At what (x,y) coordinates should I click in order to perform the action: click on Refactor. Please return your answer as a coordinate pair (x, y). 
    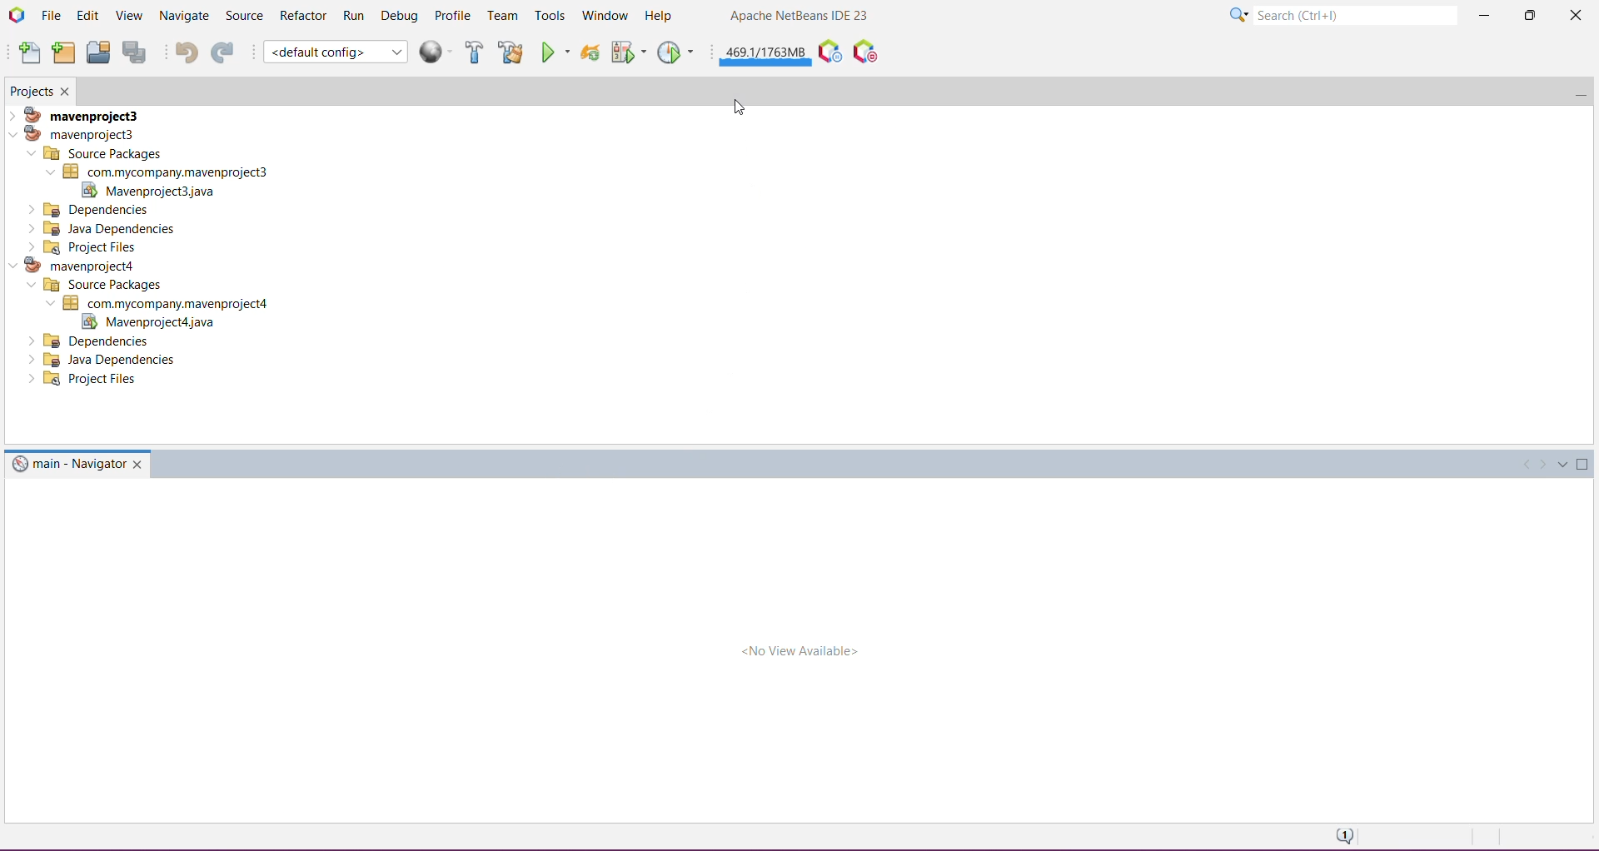
    Looking at the image, I should click on (302, 17).